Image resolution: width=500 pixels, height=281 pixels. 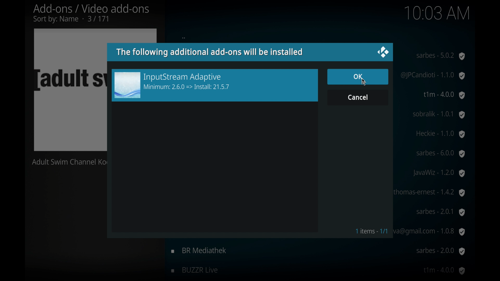 I want to click on Thomas-ernest-1.4.2, so click(x=425, y=192).